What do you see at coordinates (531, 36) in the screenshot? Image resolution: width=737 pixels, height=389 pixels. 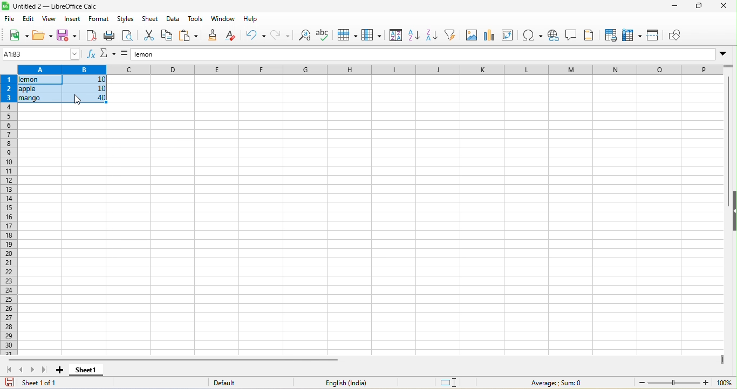 I see `special character` at bounding box center [531, 36].